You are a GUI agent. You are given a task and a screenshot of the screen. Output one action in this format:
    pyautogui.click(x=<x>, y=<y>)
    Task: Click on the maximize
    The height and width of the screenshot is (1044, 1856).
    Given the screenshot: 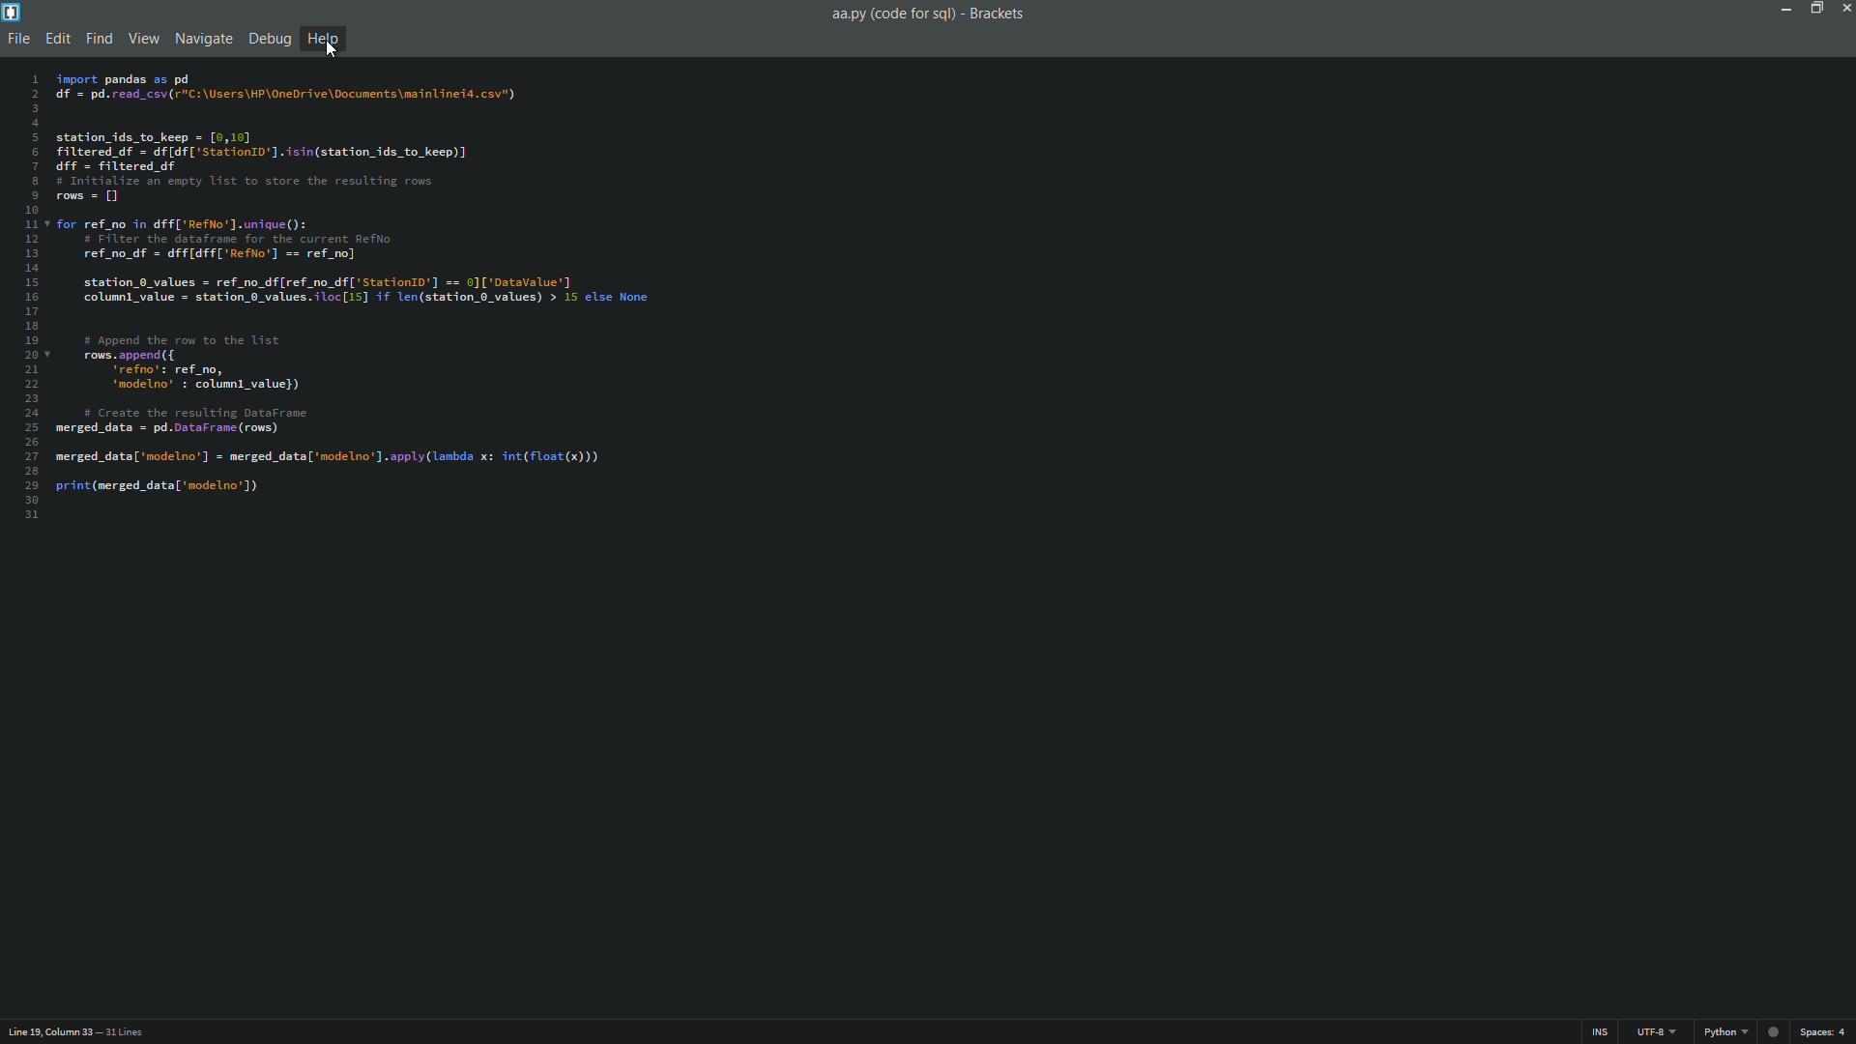 What is the action you would take?
    pyautogui.click(x=1816, y=9)
    